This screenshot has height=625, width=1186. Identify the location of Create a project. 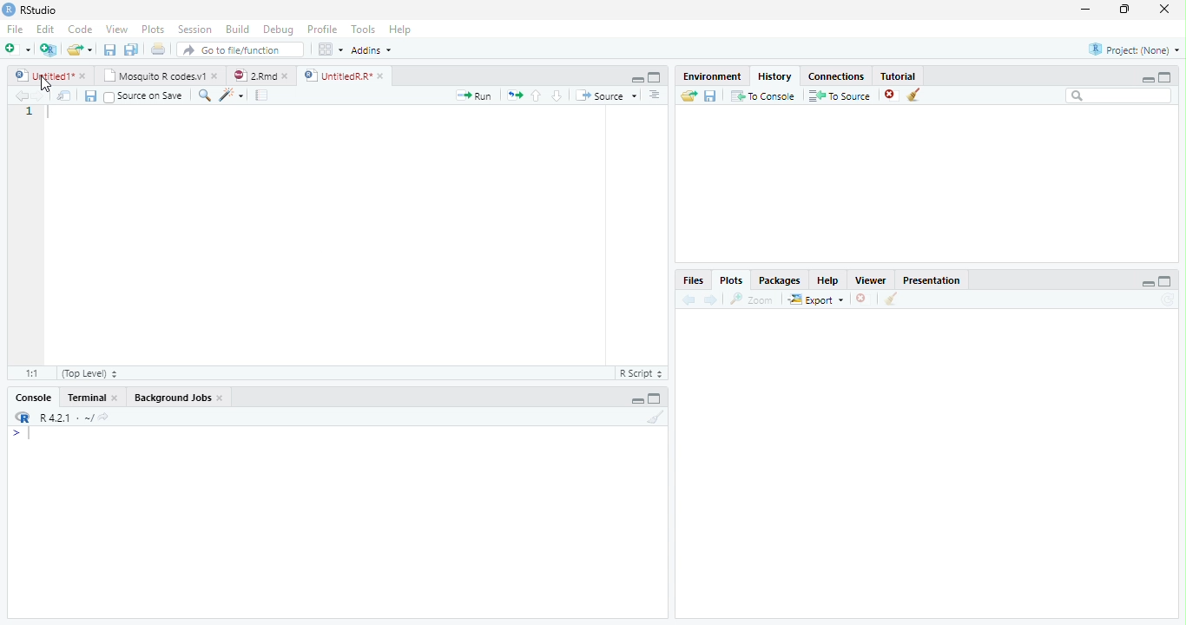
(48, 49).